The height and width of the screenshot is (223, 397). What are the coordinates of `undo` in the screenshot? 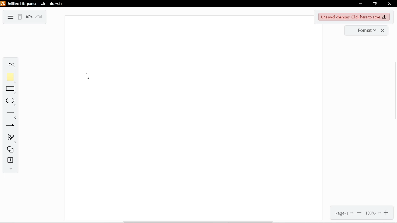 It's located at (29, 18).